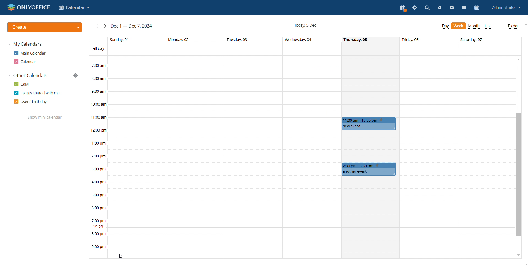 Image resolution: width=528 pixels, height=267 pixels. What do you see at coordinates (98, 234) in the screenshot?
I see `8:00 pm` at bounding box center [98, 234].